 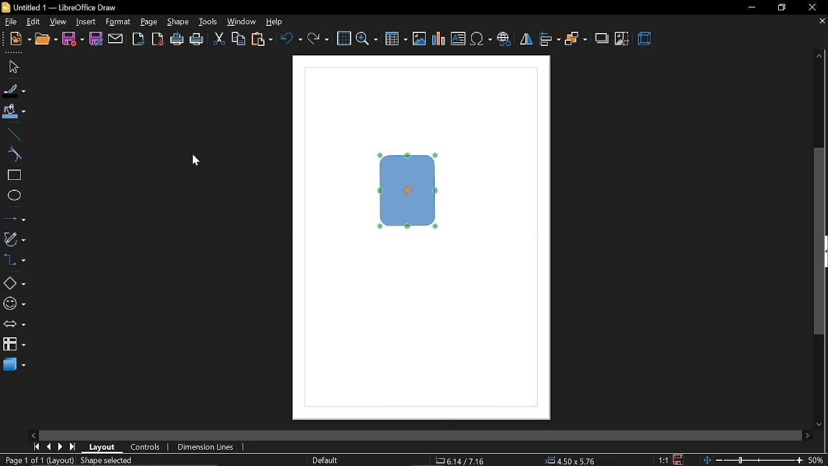 What do you see at coordinates (14, 113) in the screenshot?
I see `fill color` at bounding box center [14, 113].